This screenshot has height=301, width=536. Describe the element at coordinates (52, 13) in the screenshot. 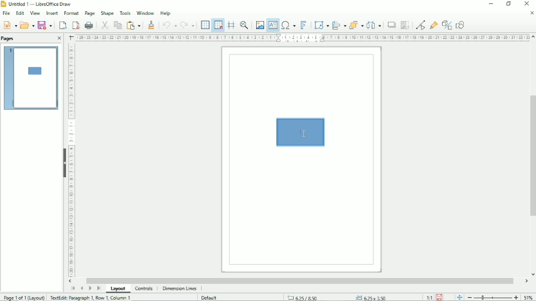

I see `Insert` at that location.